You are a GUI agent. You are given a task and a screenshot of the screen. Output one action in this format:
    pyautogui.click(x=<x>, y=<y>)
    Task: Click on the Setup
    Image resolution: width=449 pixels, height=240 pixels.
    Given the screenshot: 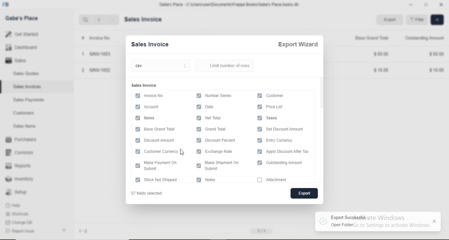 What is the action you would take?
    pyautogui.click(x=19, y=192)
    